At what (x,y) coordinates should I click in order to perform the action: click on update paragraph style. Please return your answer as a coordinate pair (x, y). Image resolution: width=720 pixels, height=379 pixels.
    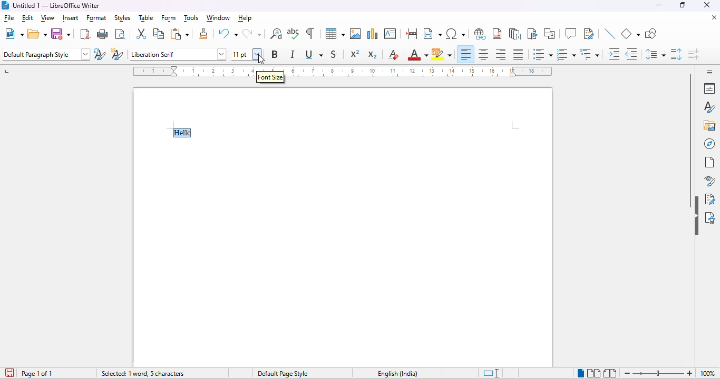
    Looking at the image, I should click on (100, 54).